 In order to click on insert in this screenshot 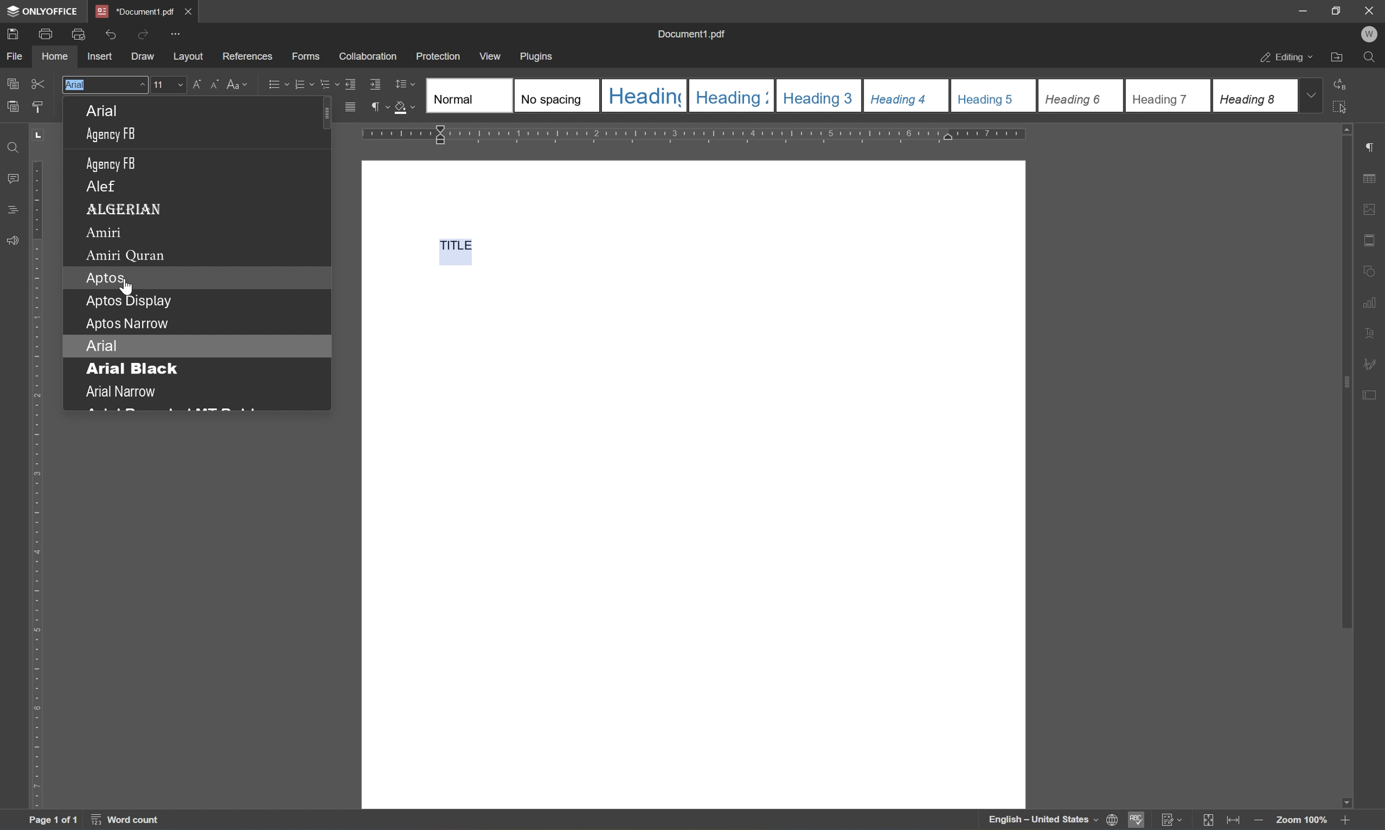, I will do `click(99, 55)`.